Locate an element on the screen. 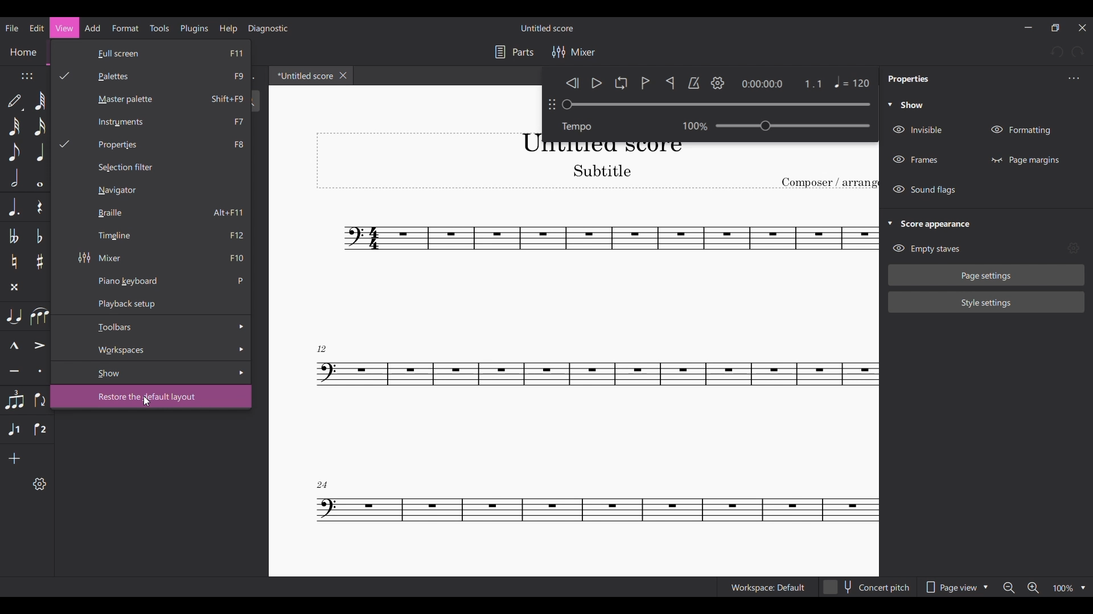 Image resolution: width=1093 pixels, height=614 pixels. Set loop marker right is located at coordinates (669, 82).